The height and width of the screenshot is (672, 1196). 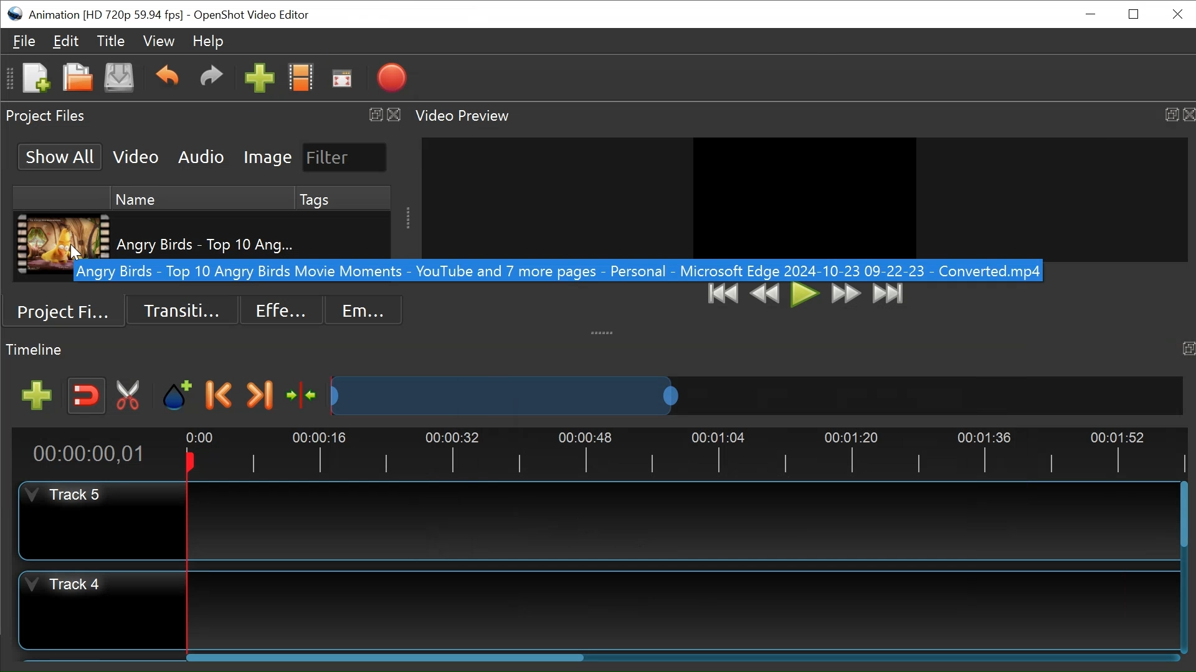 What do you see at coordinates (220, 395) in the screenshot?
I see `Previous Marker` at bounding box center [220, 395].